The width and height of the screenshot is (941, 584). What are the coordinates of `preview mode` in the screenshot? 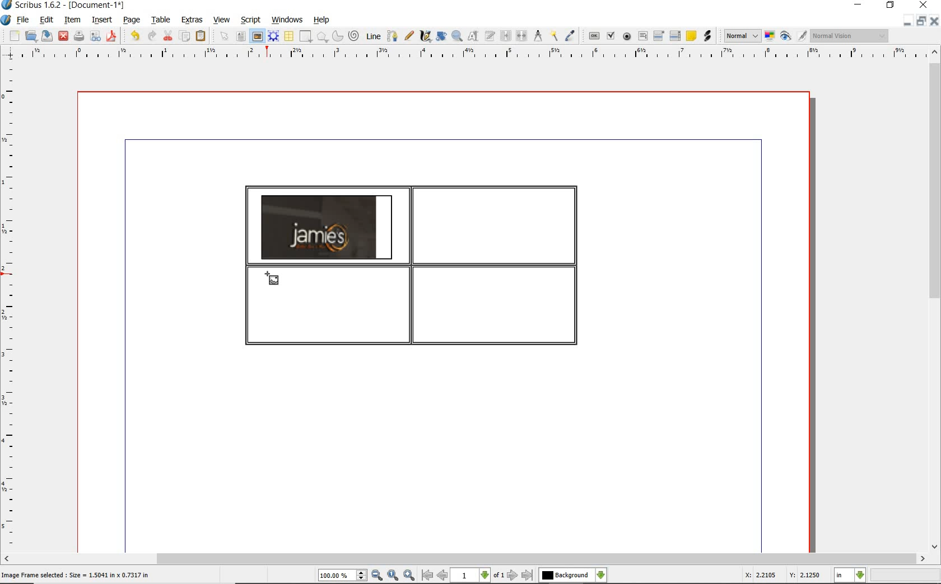 It's located at (786, 37).